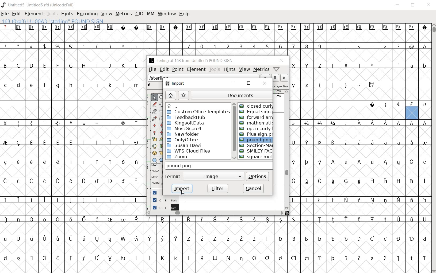  What do you see at coordinates (156, 139) in the screenshot?
I see `scale` at bounding box center [156, 139].